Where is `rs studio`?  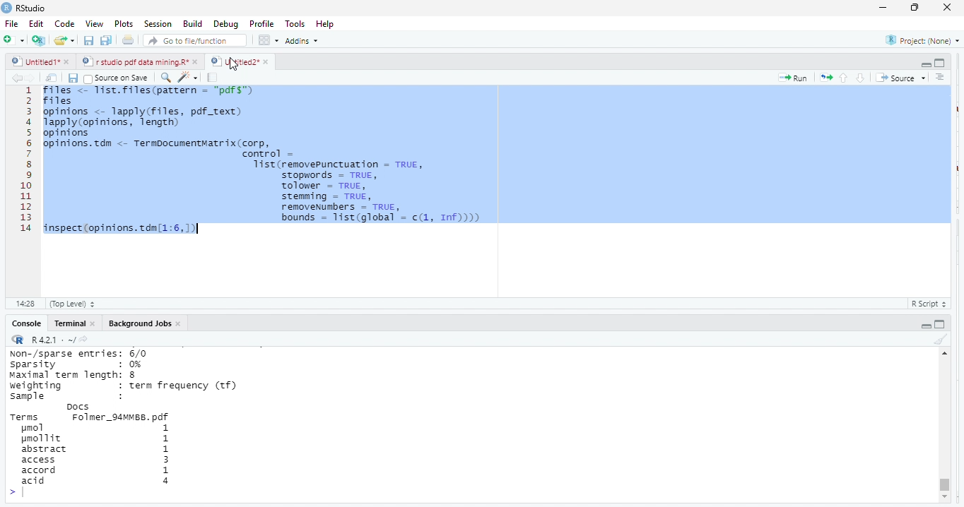 rs studio is located at coordinates (18, 340).